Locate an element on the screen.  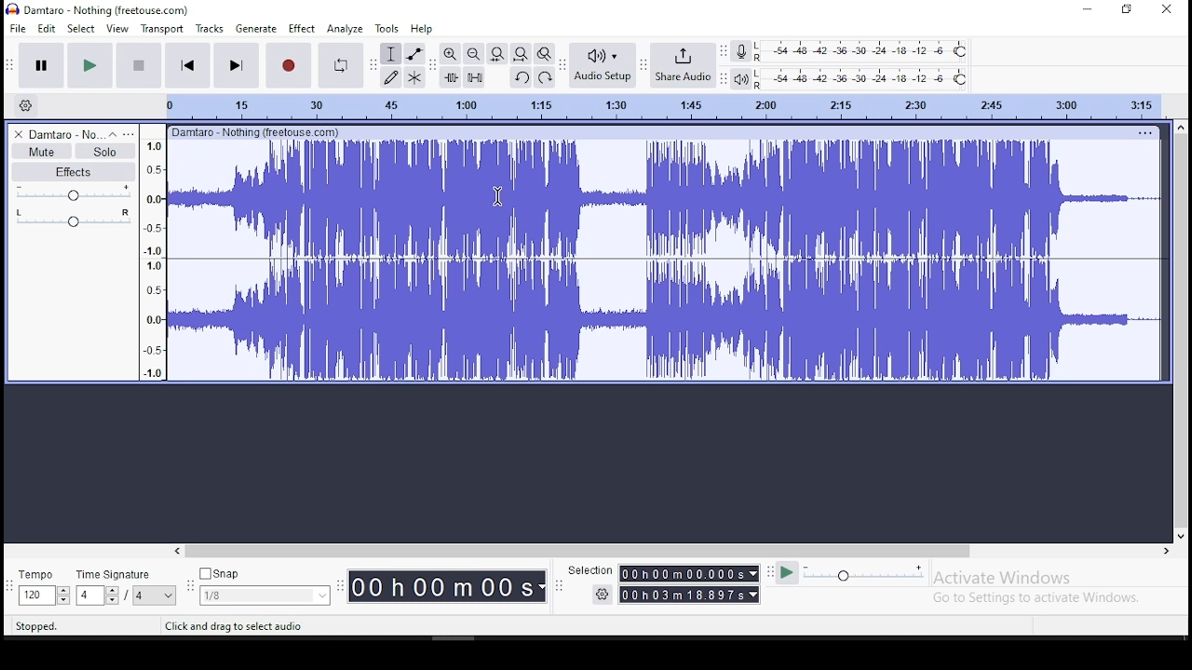
close window is located at coordinates (1169, 10).